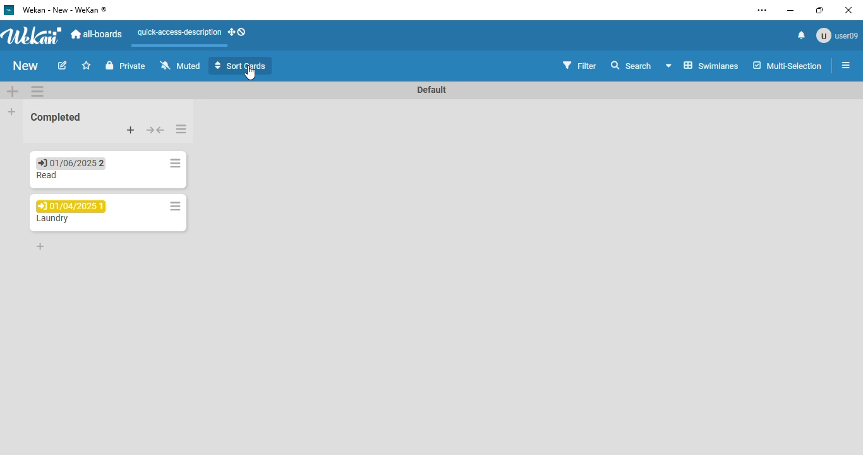 Image resolution: width=863 pixels, height=455 pixels. I want to click on swimlane actions, so click(38, 90).